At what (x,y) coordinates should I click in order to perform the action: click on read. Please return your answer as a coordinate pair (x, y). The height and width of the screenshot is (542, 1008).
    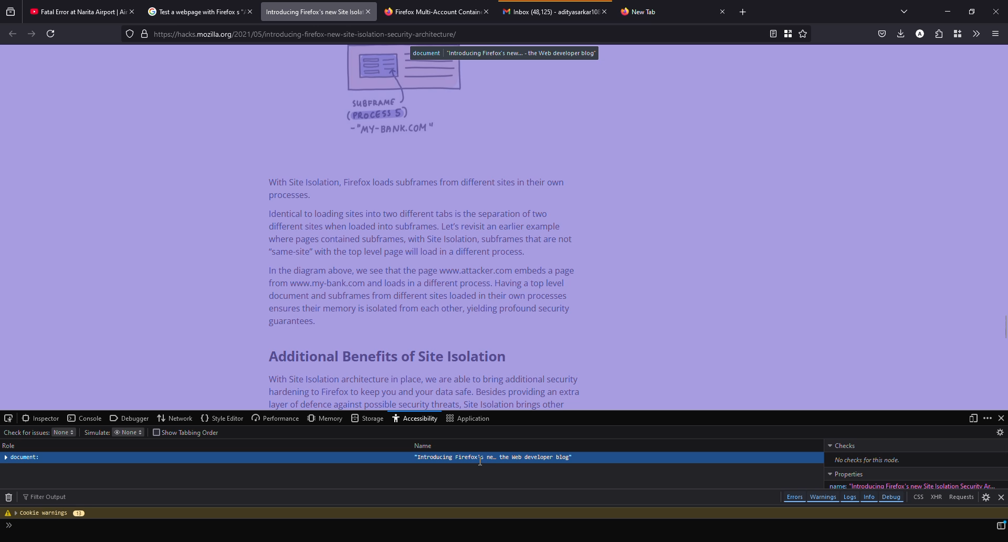
    Looking at the image, I should click on (772, 33).